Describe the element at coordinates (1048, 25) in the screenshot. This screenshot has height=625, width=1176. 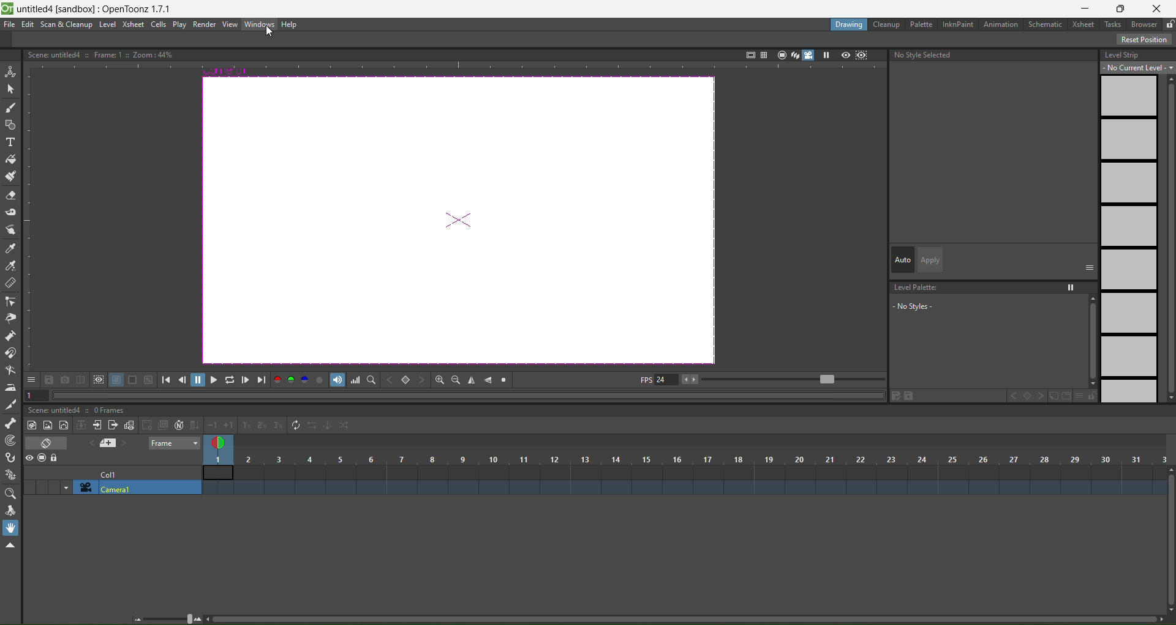
I see `schematic` at that location.